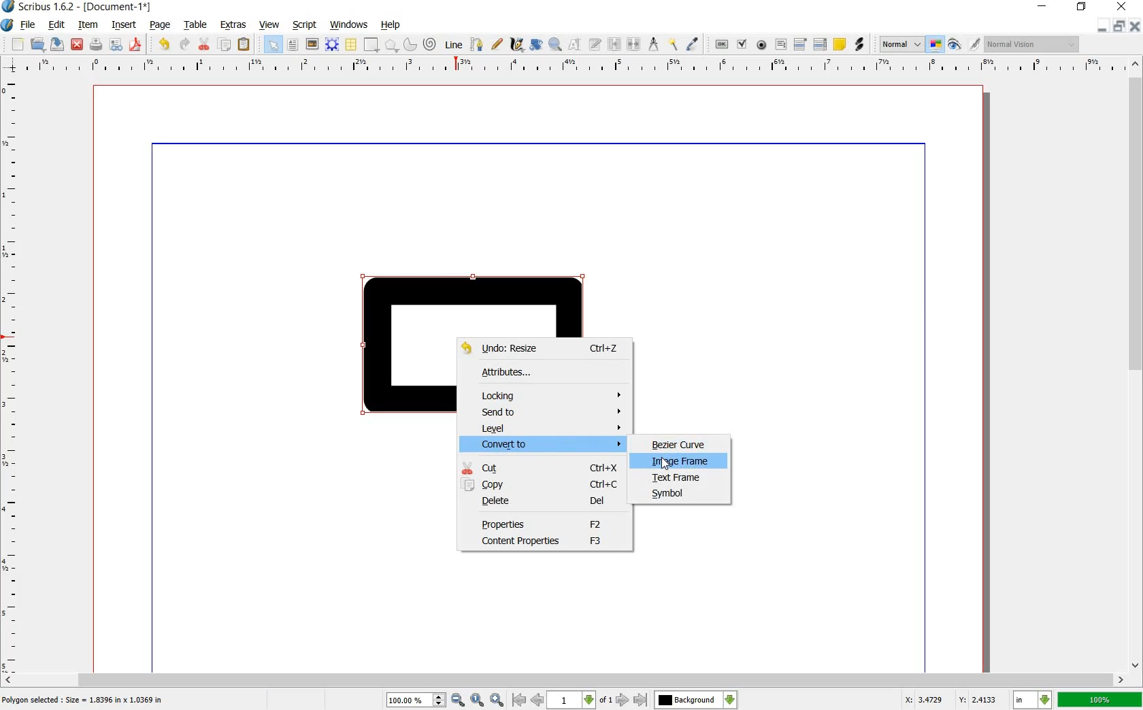 Image resolution: width=1143 pixels, height=710 pixels. Describe the element at coordinates (17, 44) in the screenshot. I see `new` at that location.